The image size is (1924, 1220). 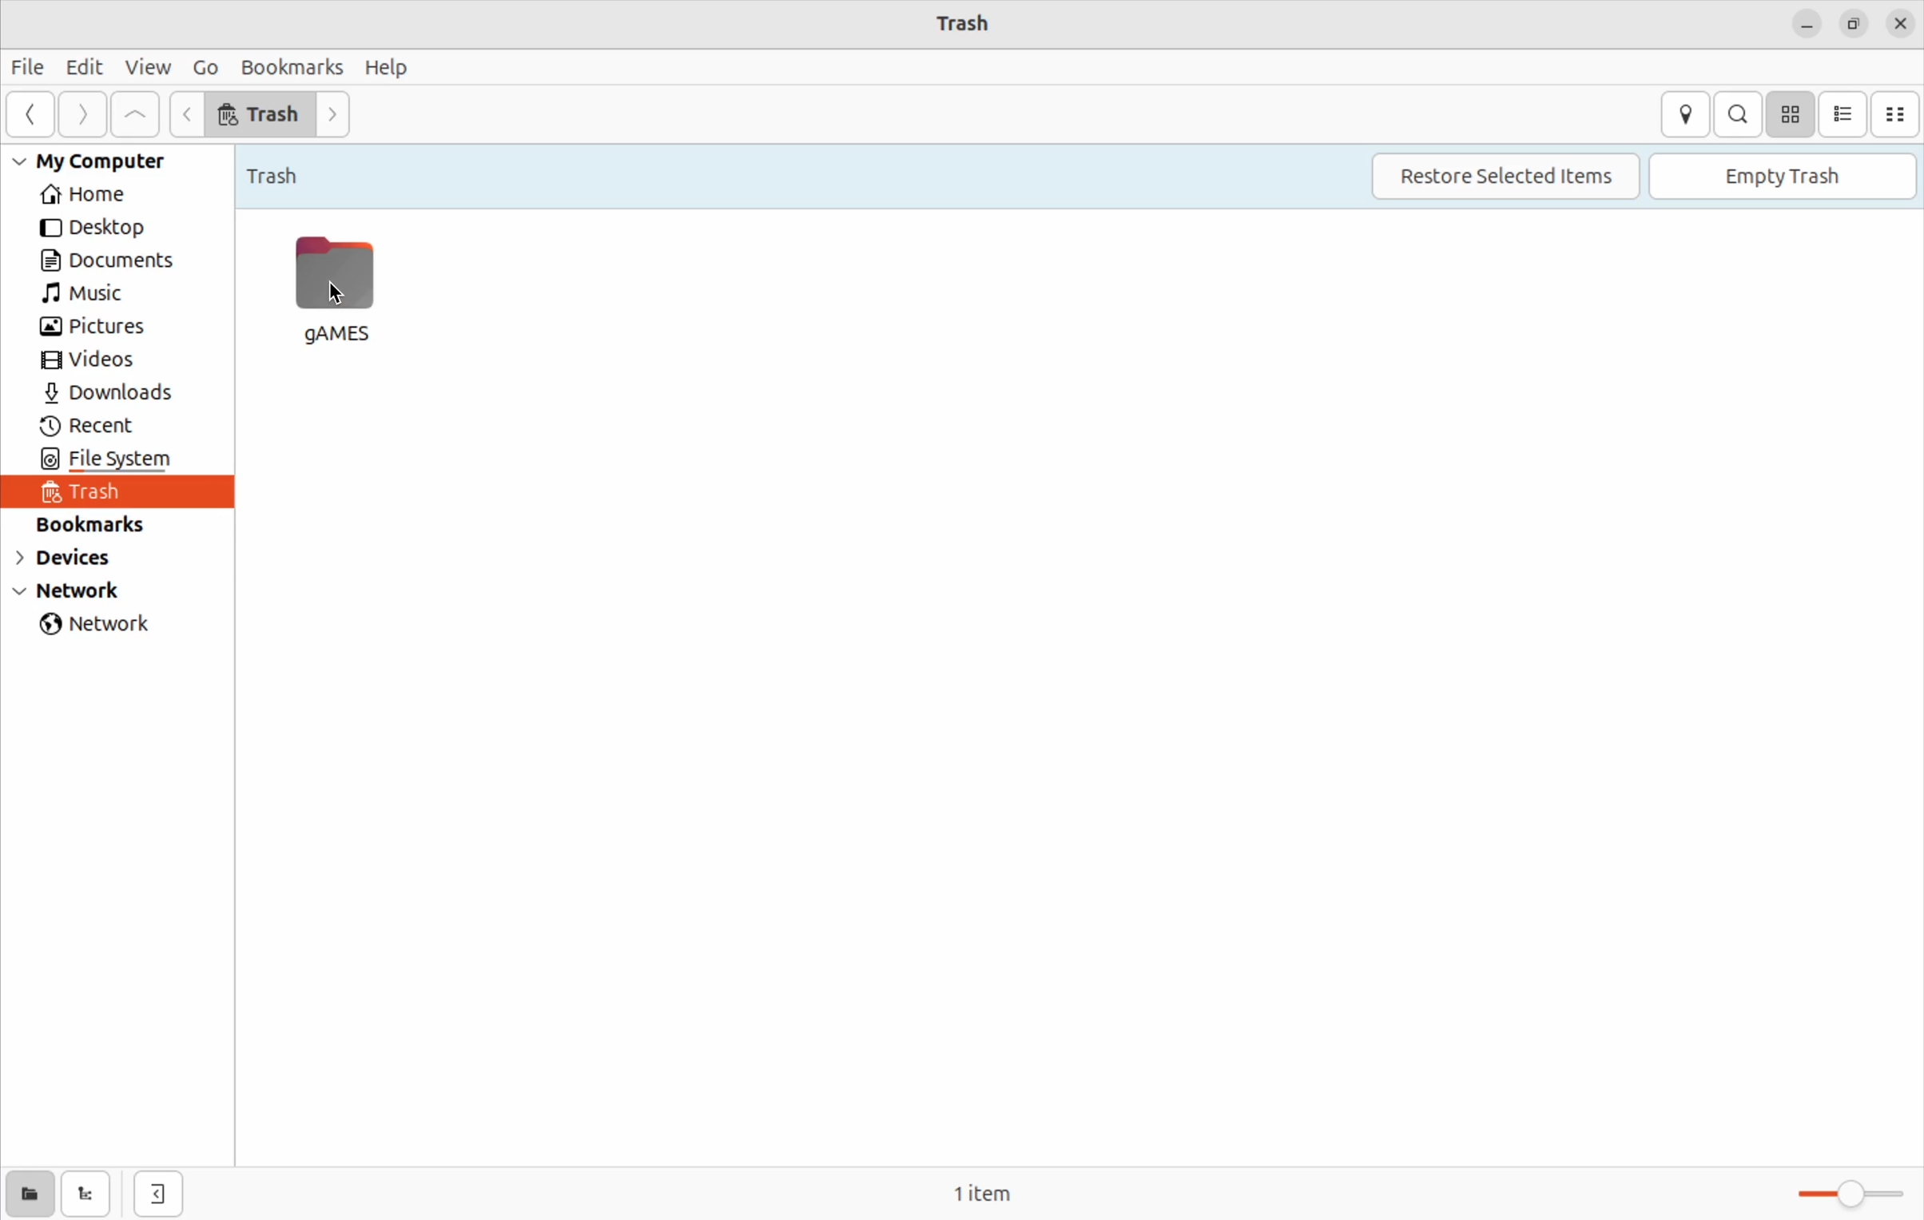 What do you see at coordinates (105, 161) in the screenshot?
I see `my computer` at bounding box center [105, 161].